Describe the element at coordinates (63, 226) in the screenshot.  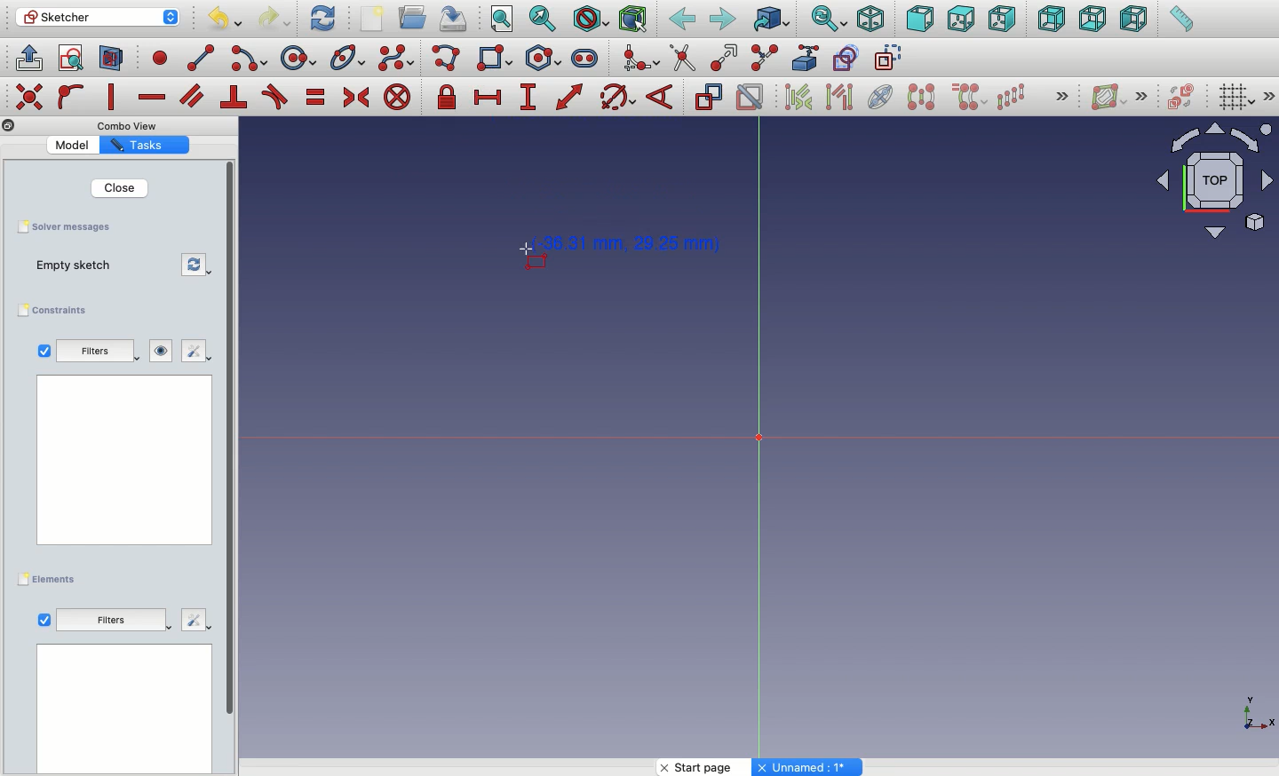
I see `Save` at that location.